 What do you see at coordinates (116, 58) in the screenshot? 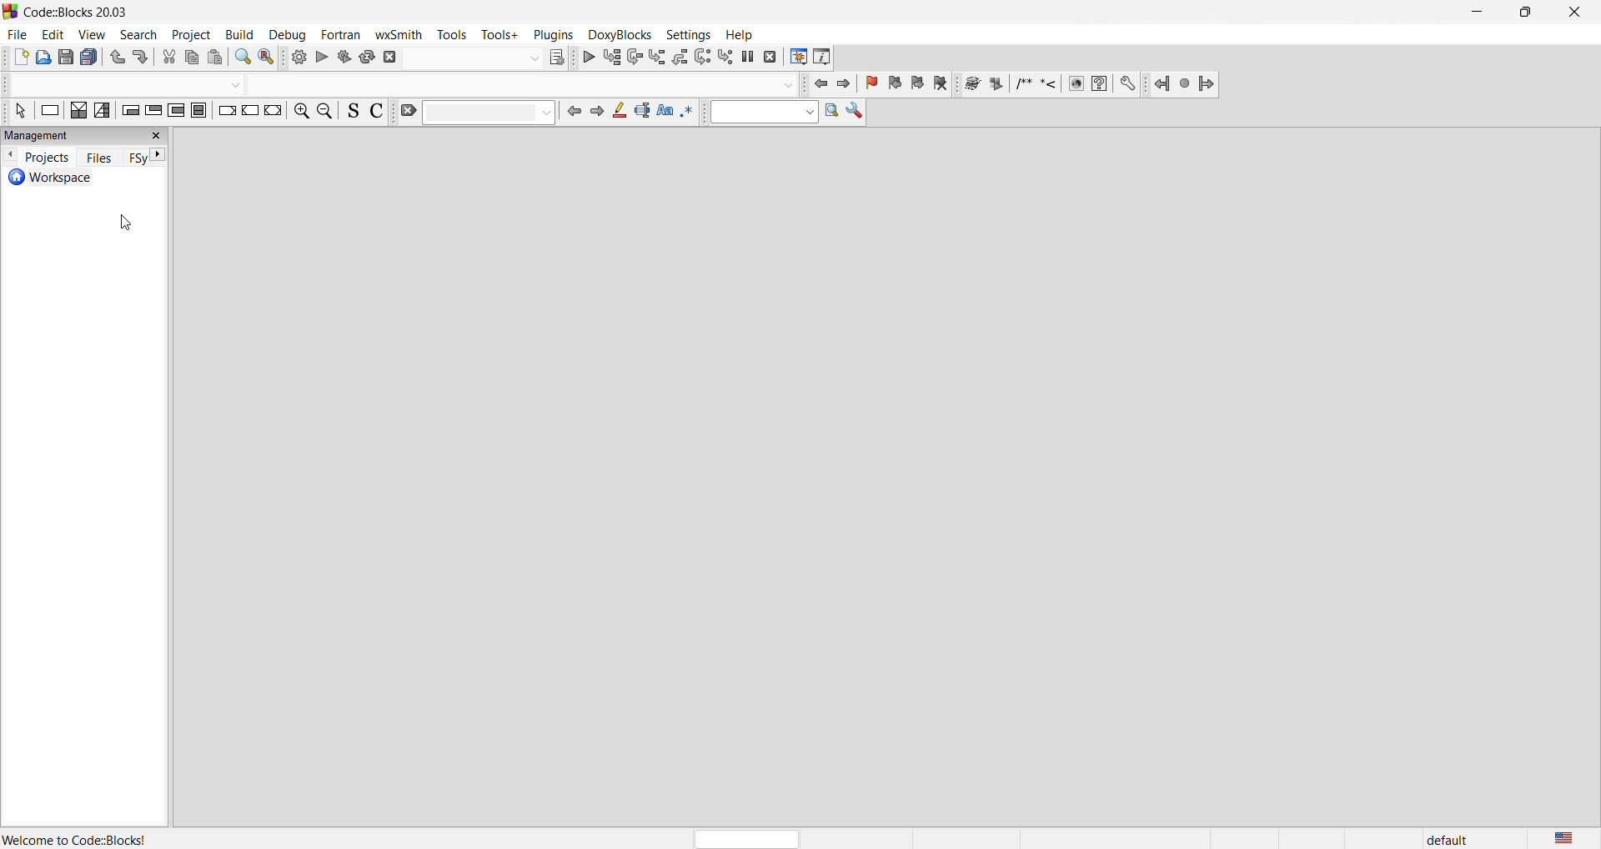
I see `undo` at bounding box center [116, 58].